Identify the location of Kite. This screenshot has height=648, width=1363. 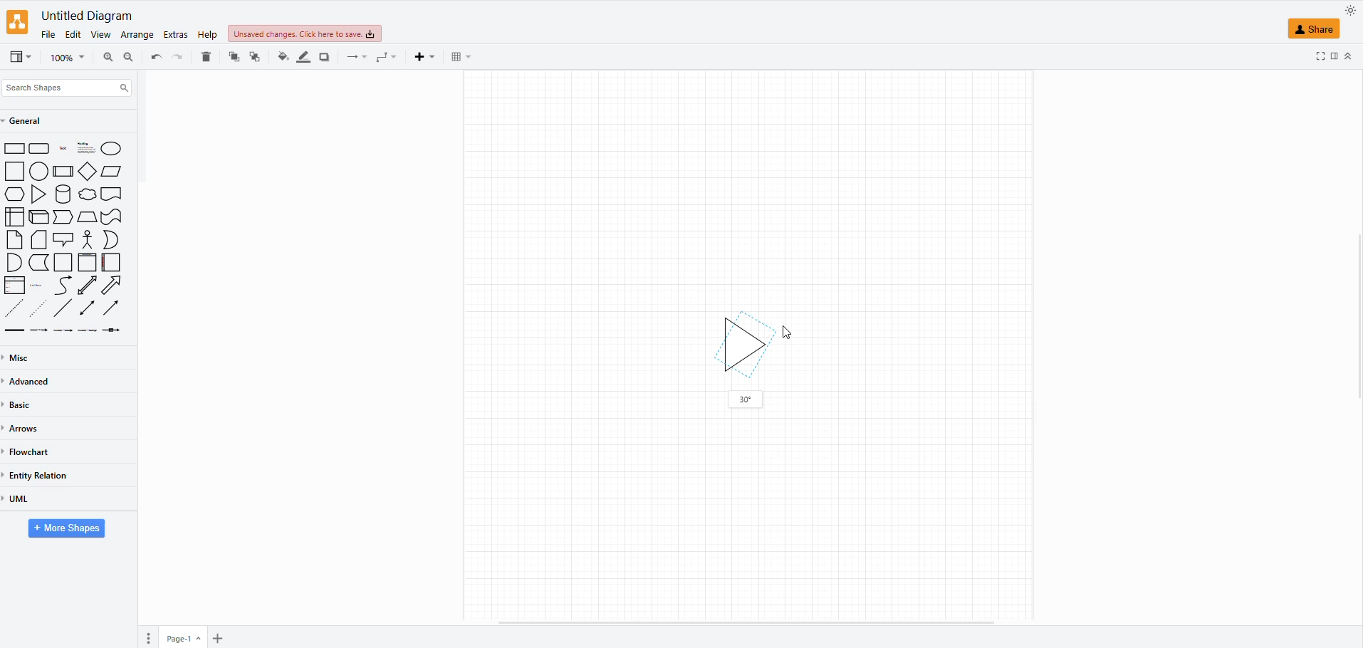
(88, 171).